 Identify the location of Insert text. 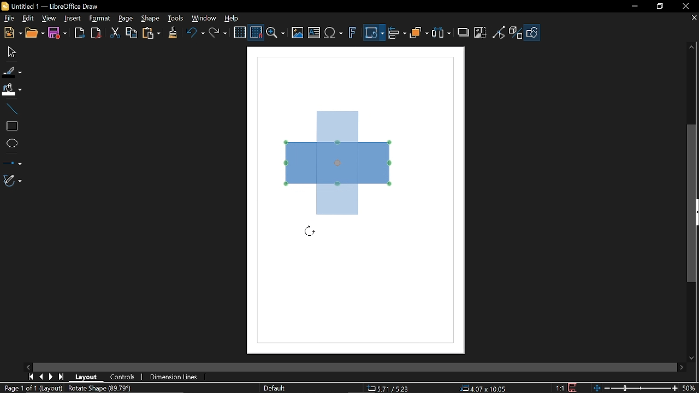
(315, 33).